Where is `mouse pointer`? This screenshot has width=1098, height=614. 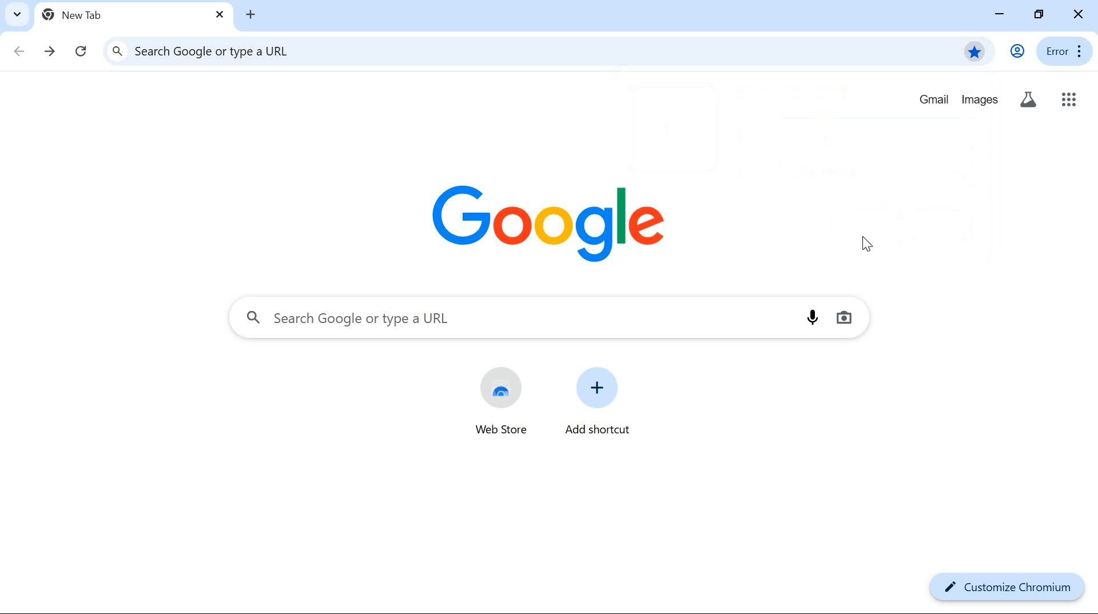
mouse pointer is located at coordinates (866, 246).